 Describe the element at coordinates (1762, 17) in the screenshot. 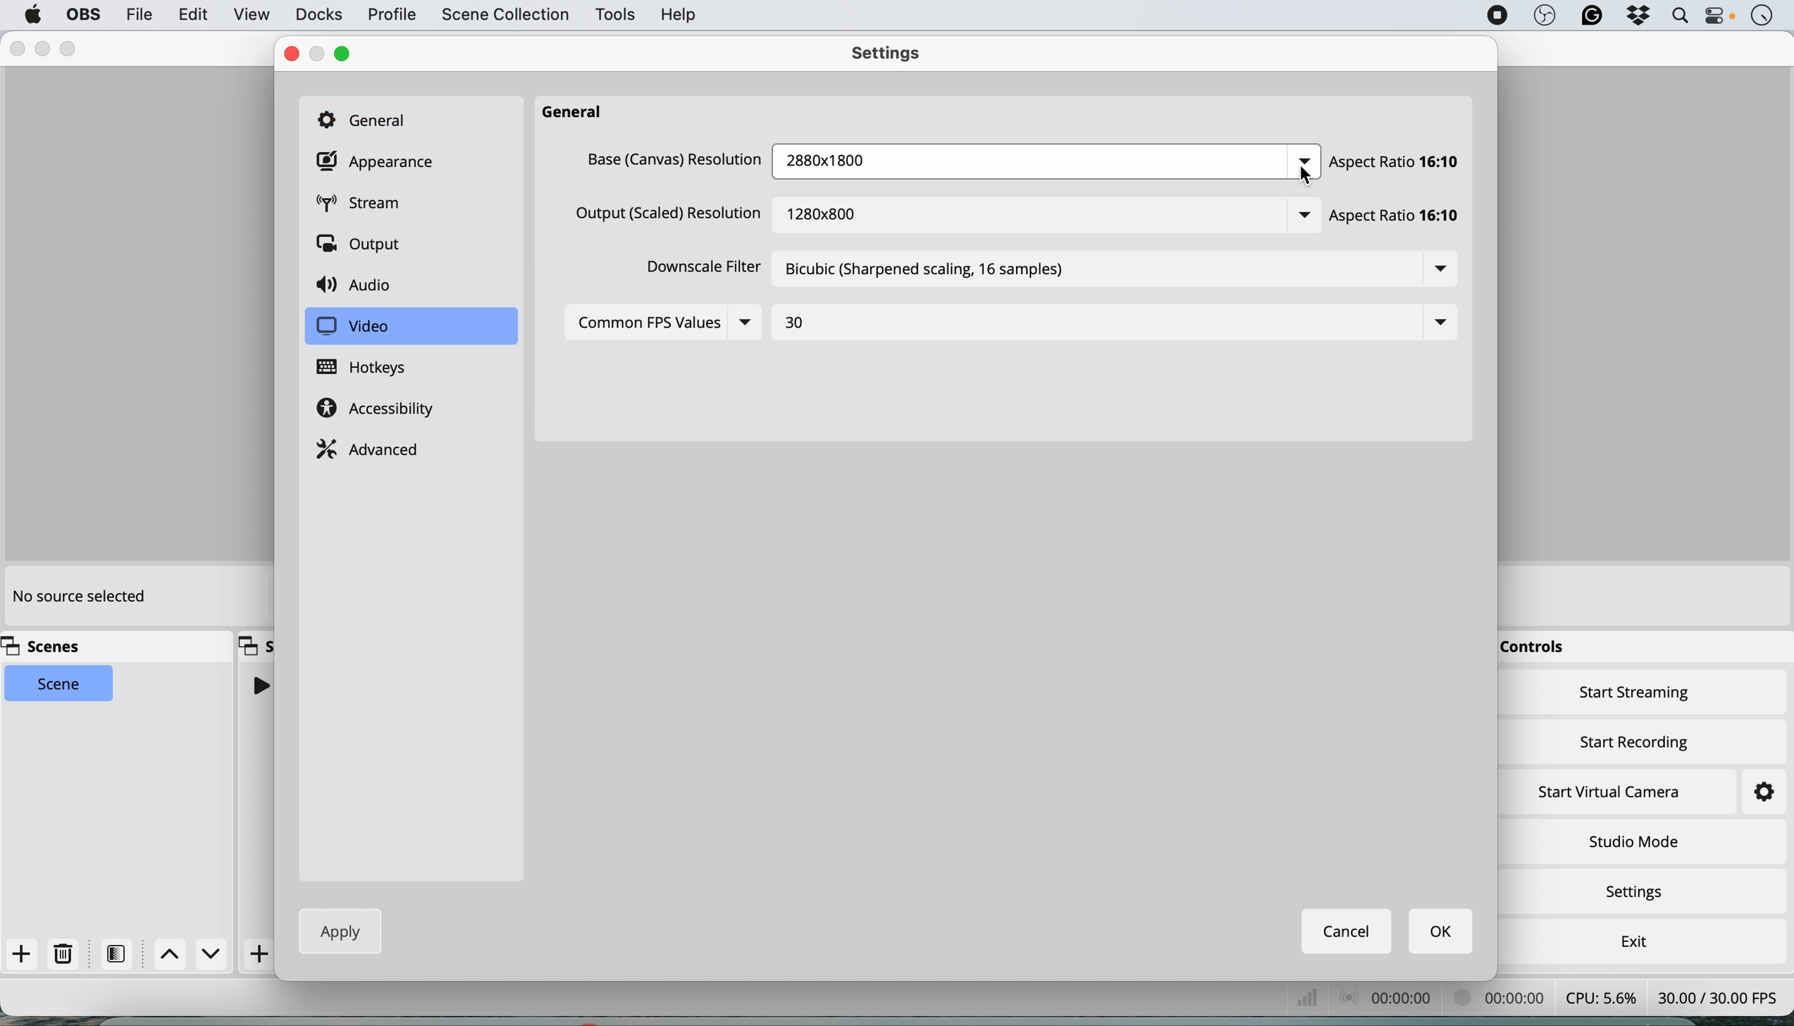

I see `time` at that location.